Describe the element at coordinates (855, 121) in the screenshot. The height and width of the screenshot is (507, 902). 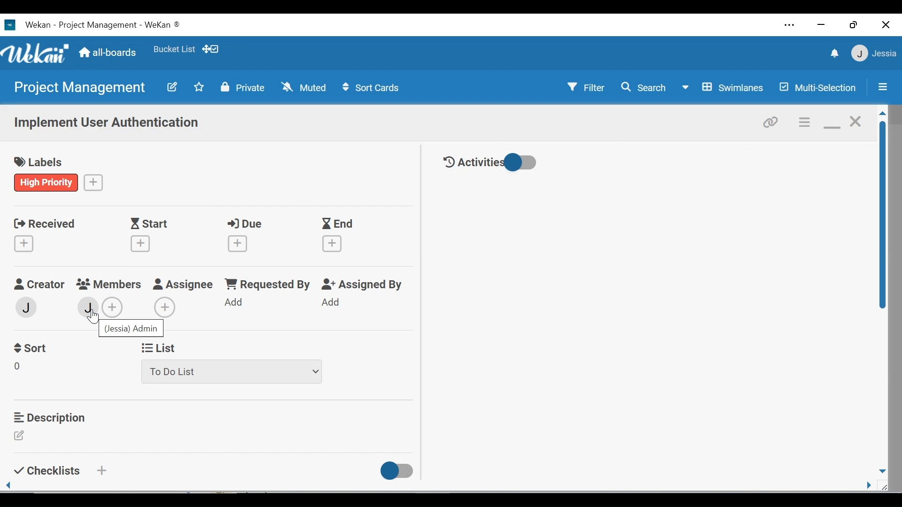
I see `close` at that location.